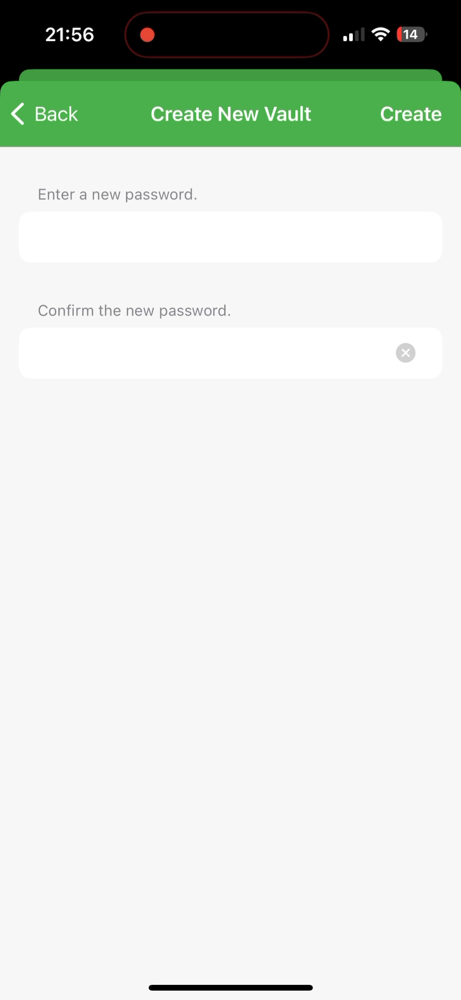  Describe the element at coordinates (137, 309) in the screenshot. I see `confirm the new password` at that location.